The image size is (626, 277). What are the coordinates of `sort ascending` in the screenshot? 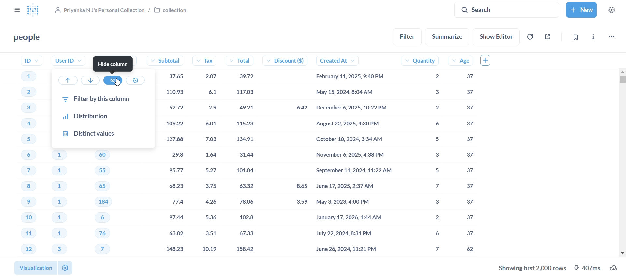 It's located at (68, 80).